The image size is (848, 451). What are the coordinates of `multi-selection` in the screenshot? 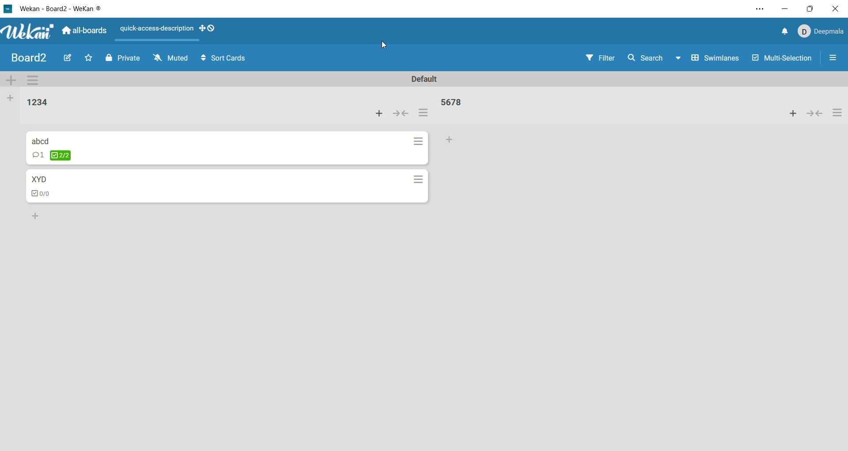 It's located at (781, 62).